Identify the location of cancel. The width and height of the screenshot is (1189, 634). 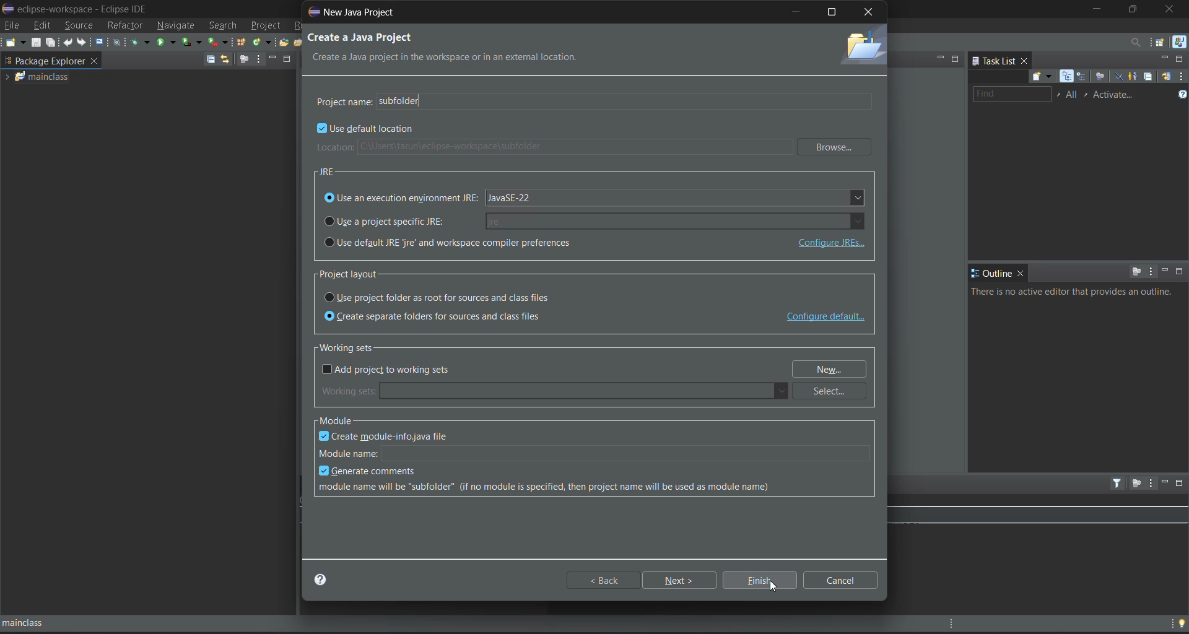
(843, 580).